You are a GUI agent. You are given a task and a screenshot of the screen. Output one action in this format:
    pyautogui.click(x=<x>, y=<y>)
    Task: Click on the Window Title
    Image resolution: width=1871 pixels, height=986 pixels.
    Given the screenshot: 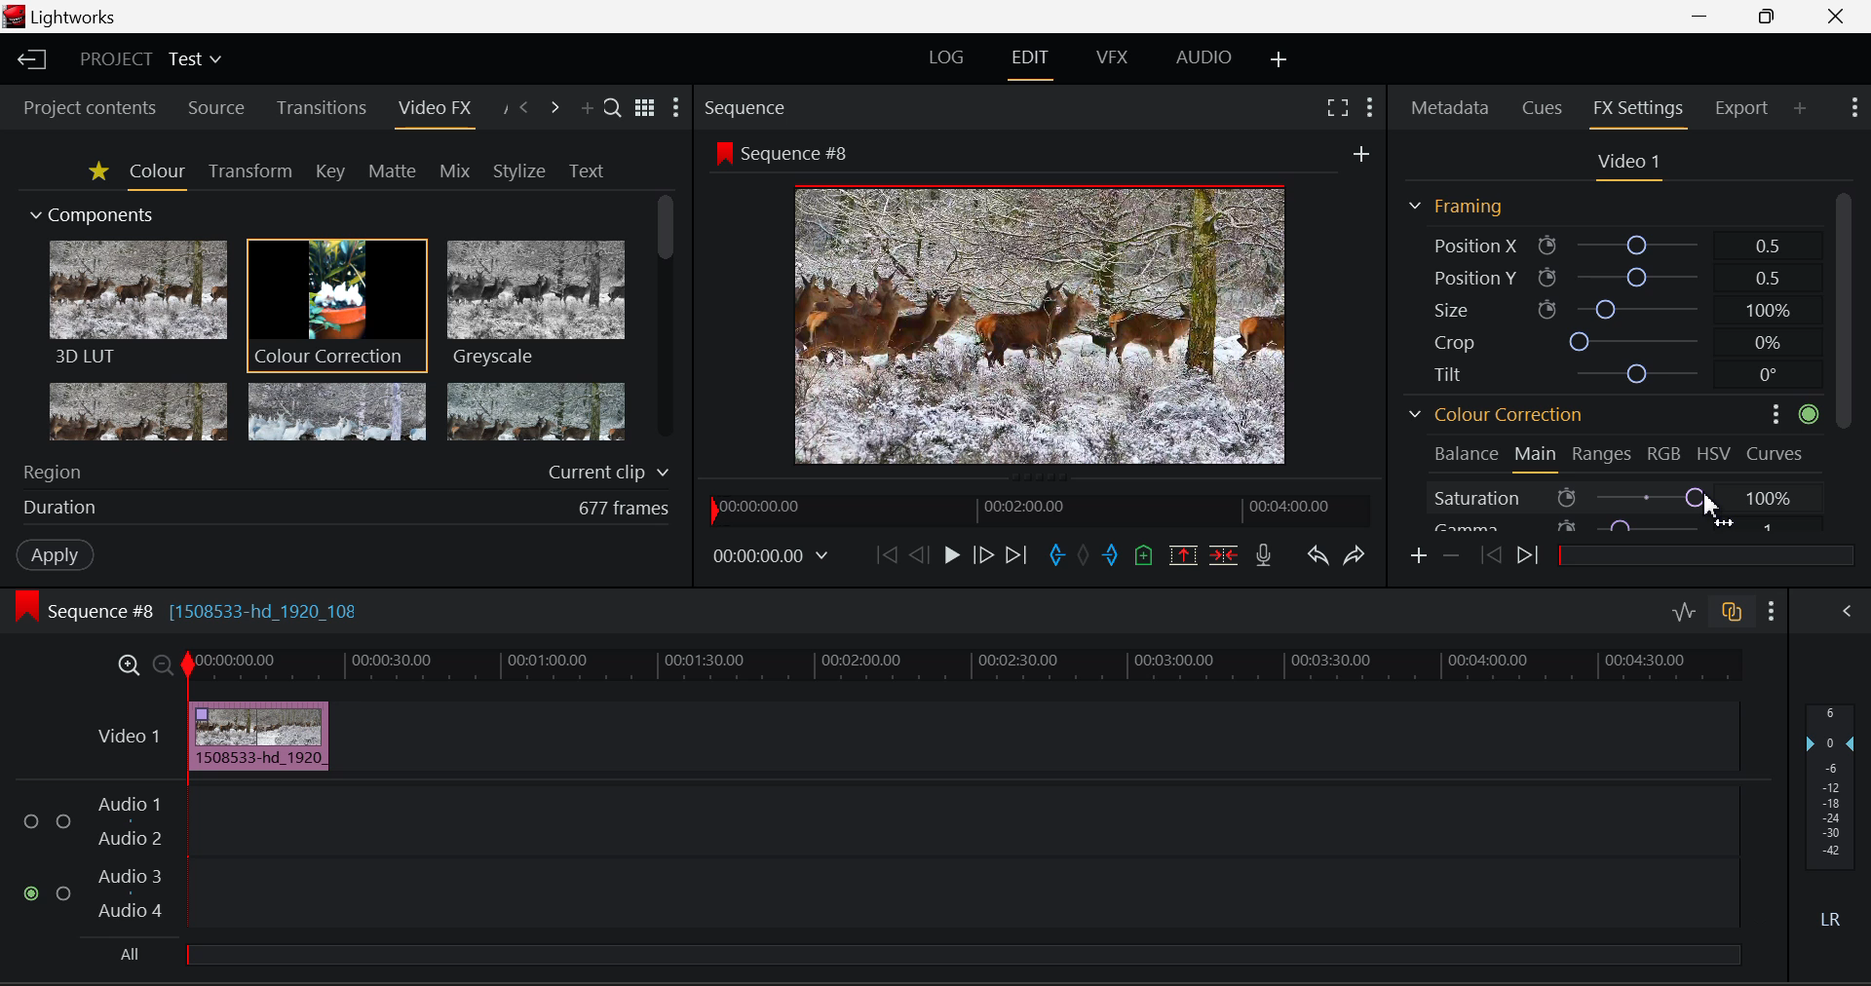 What is the action you would take?
    pyautogui.click(x=66, y=17)
    